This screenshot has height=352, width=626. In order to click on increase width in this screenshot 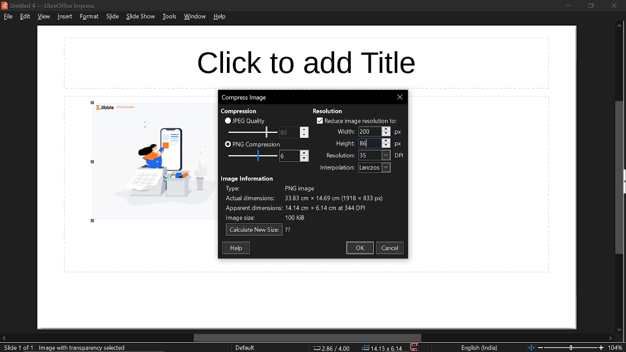, I will do `click(386, 128)`.